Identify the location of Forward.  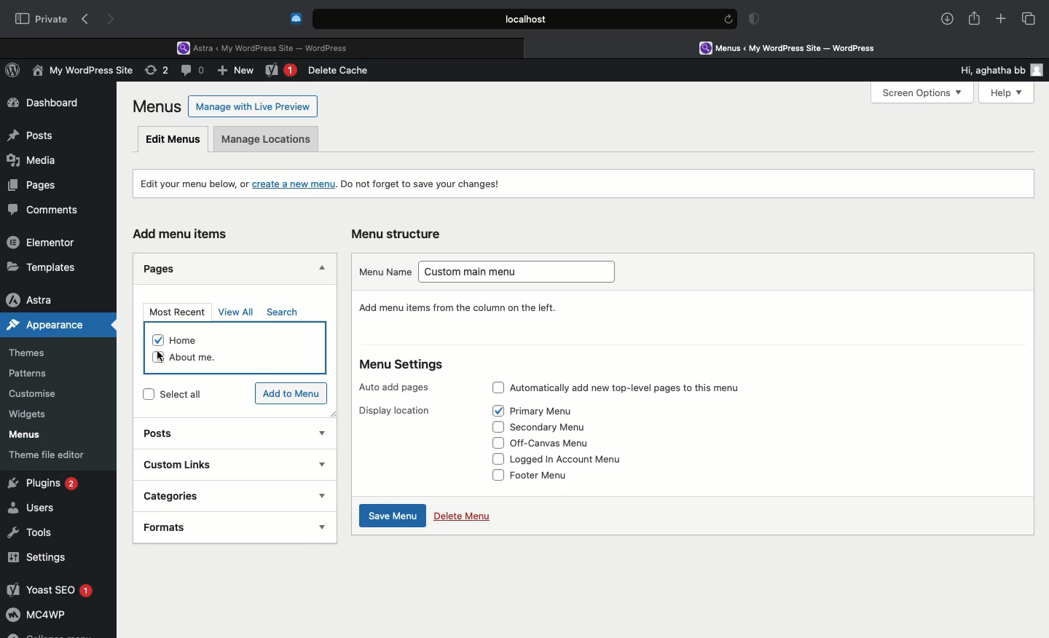
(113, 19).